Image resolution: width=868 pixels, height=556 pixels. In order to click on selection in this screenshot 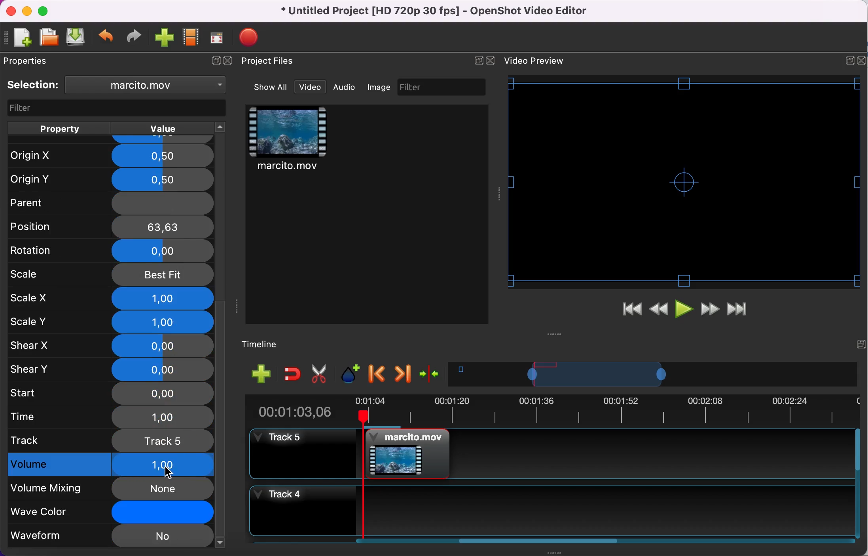, I will do `click(33, 85)`.